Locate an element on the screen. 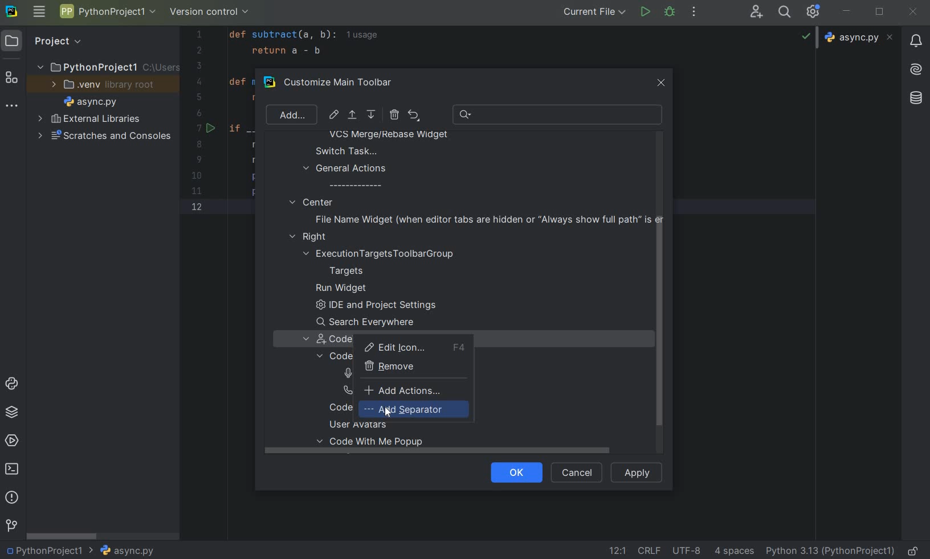 Image resolution: width=930 pixels, height=559 pixels. CURRENT INTERPRETER is located at coordinates (830, 550).